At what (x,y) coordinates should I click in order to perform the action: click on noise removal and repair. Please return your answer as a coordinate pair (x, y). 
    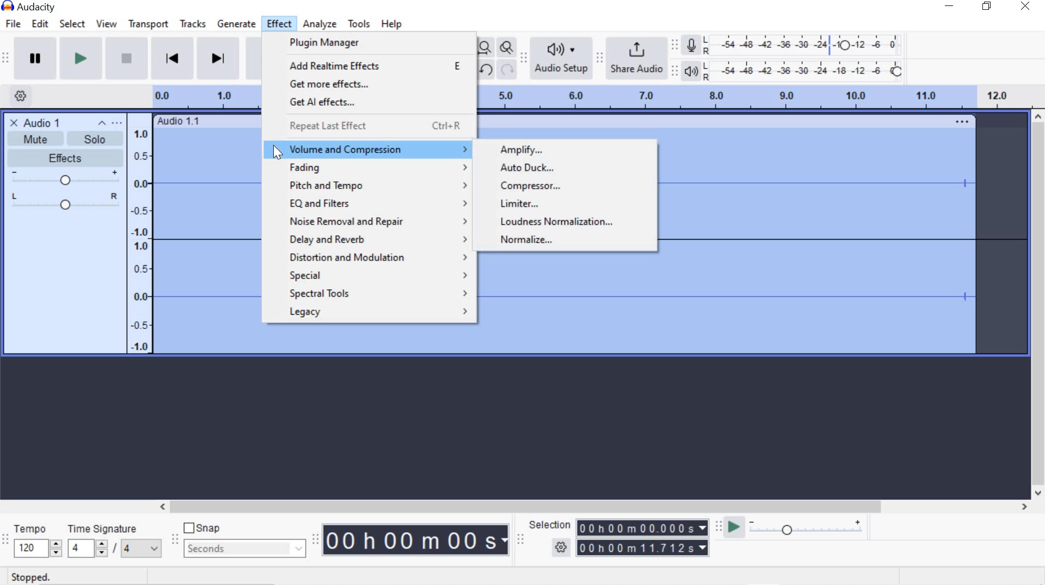
    Looking at the image, I should click on (380, 222).